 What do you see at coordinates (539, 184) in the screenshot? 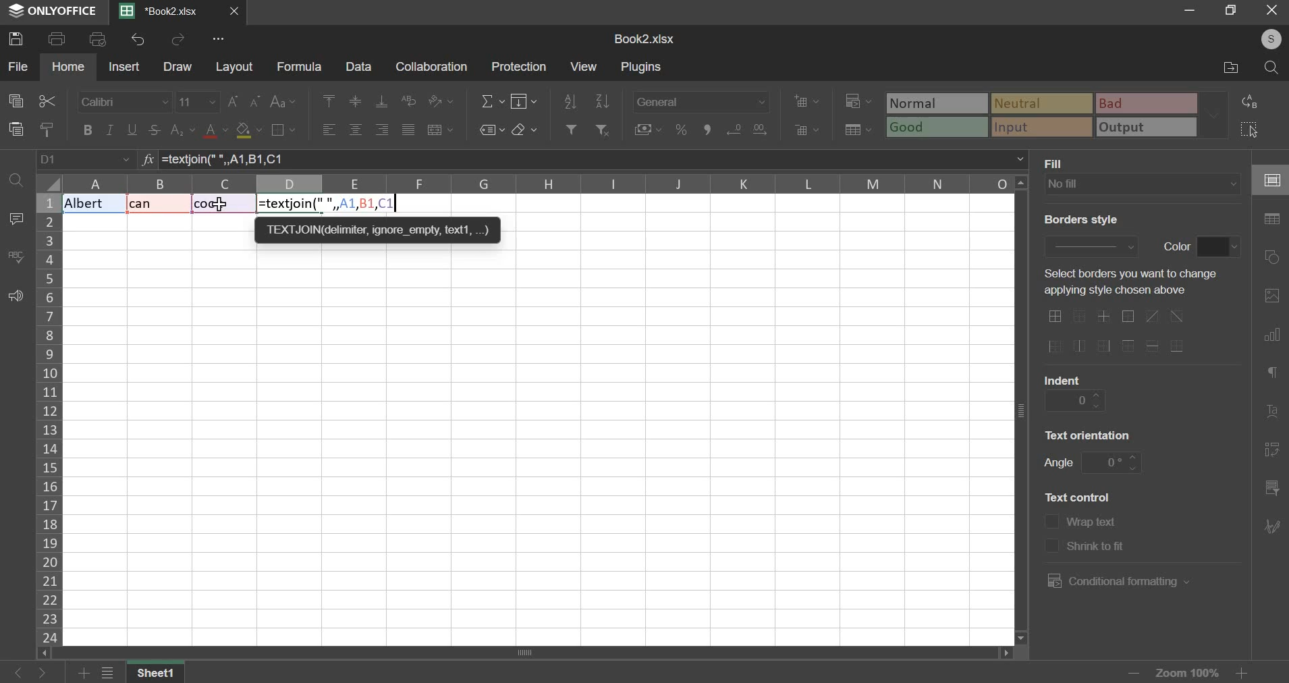
I see `columns` at bounding box center [539, 184].